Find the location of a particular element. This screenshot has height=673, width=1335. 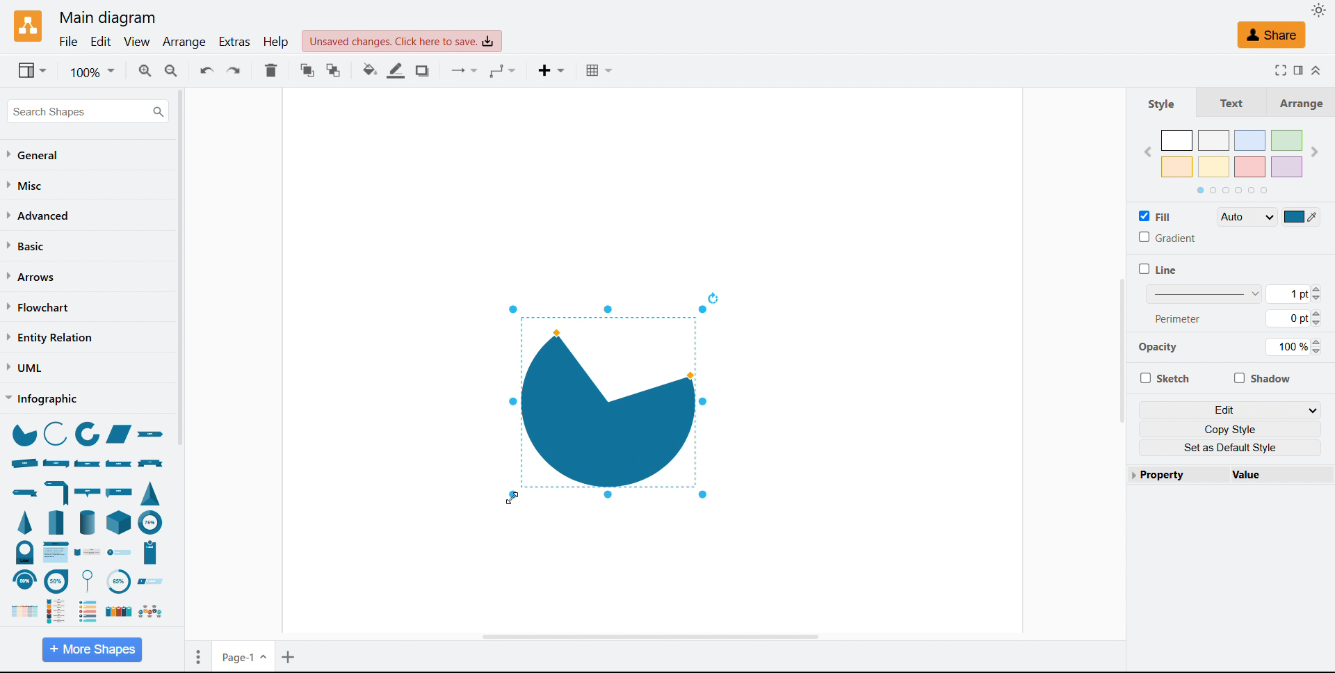

pyramid is located at coordinates (27, 522).